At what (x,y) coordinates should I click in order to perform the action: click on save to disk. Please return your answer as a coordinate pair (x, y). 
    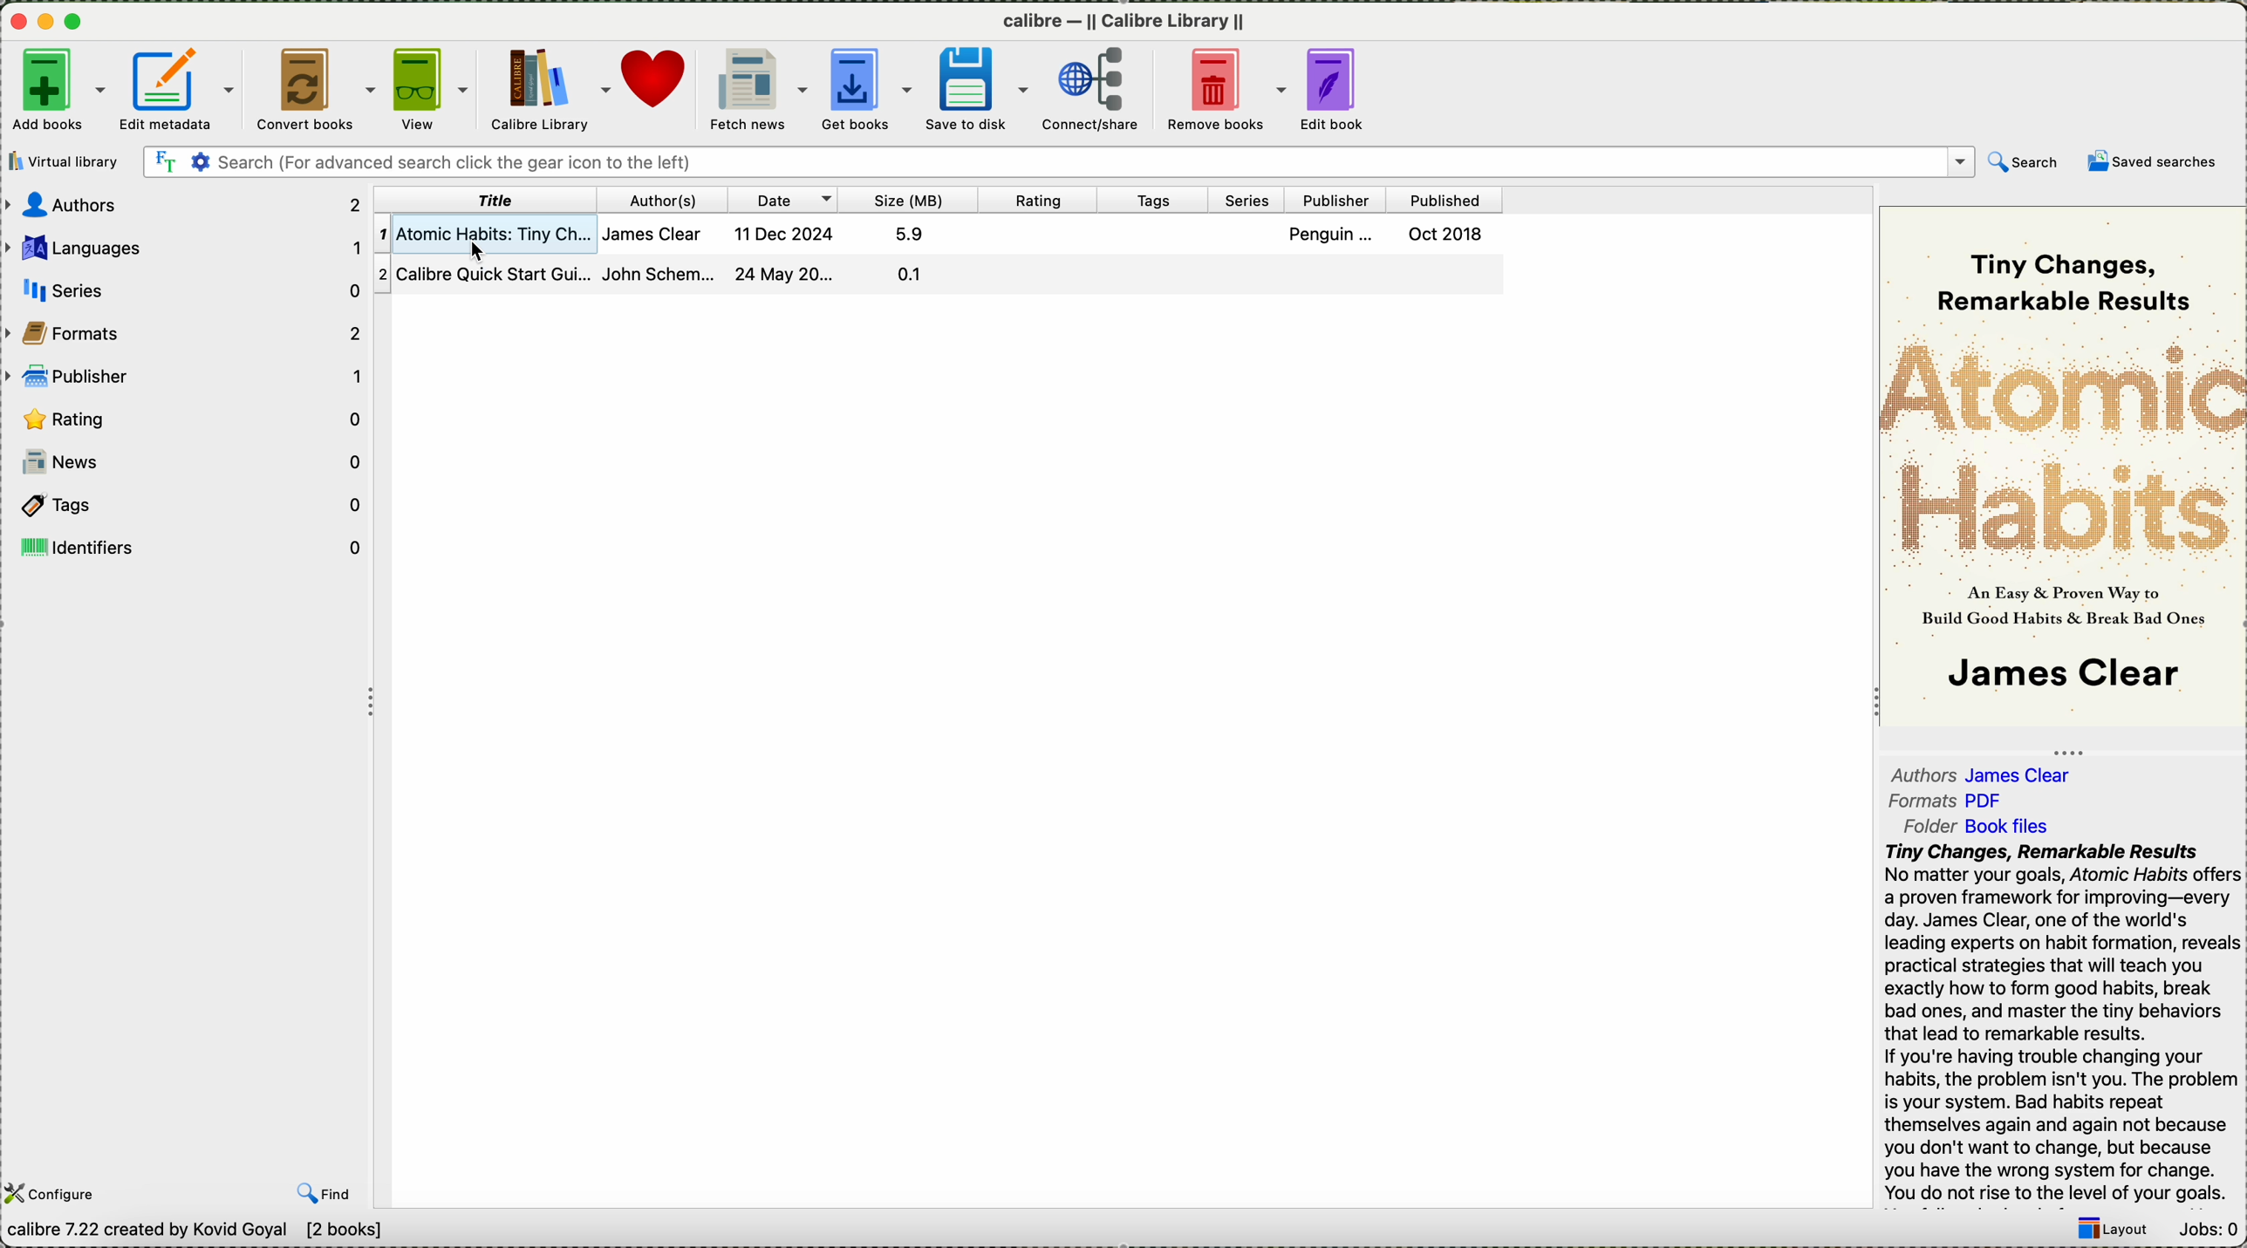
    Looking at the image, I should click on (980, 91).